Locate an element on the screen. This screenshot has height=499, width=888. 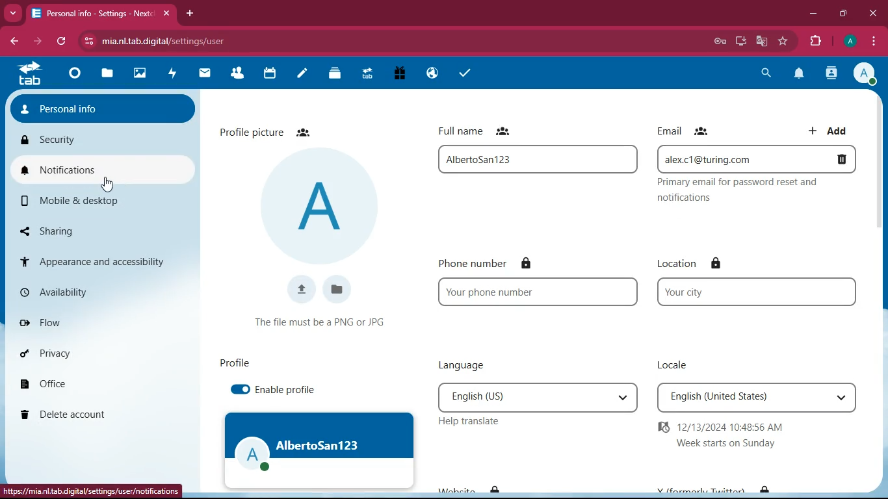
Contacts is located at coordinates (239, 74).